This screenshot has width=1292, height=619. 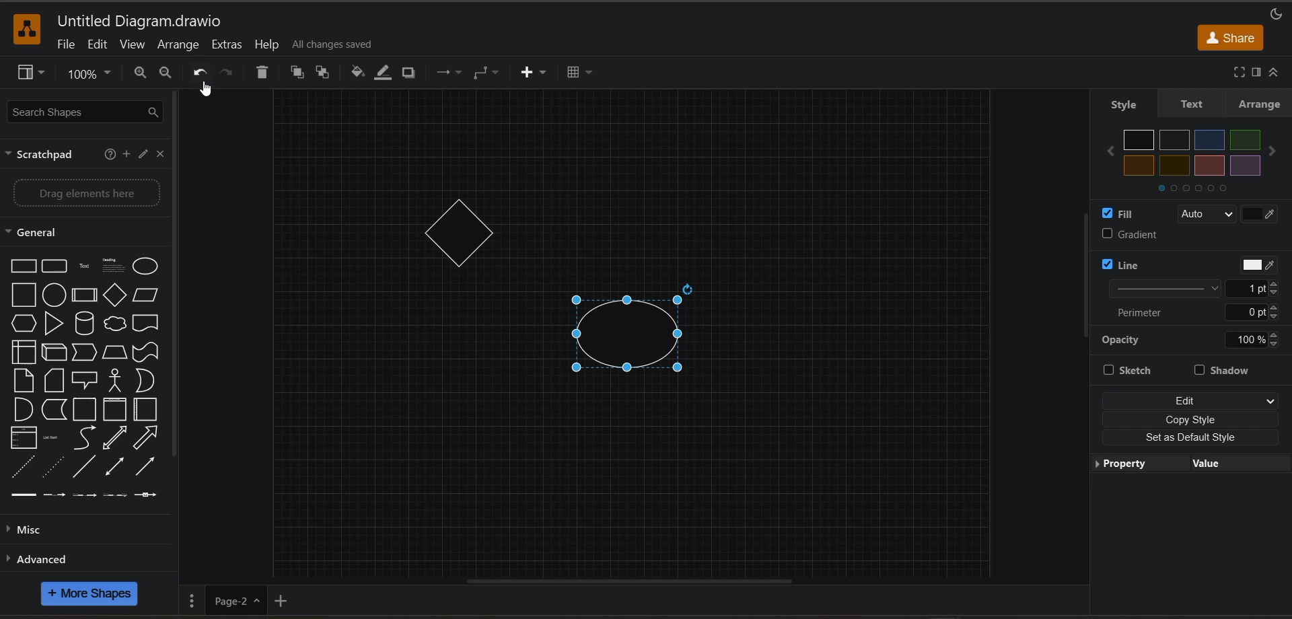 What do you see at coordinates (1193, 339) in the screenshot?
I see `opacity` at bounding box center [1193, 339].